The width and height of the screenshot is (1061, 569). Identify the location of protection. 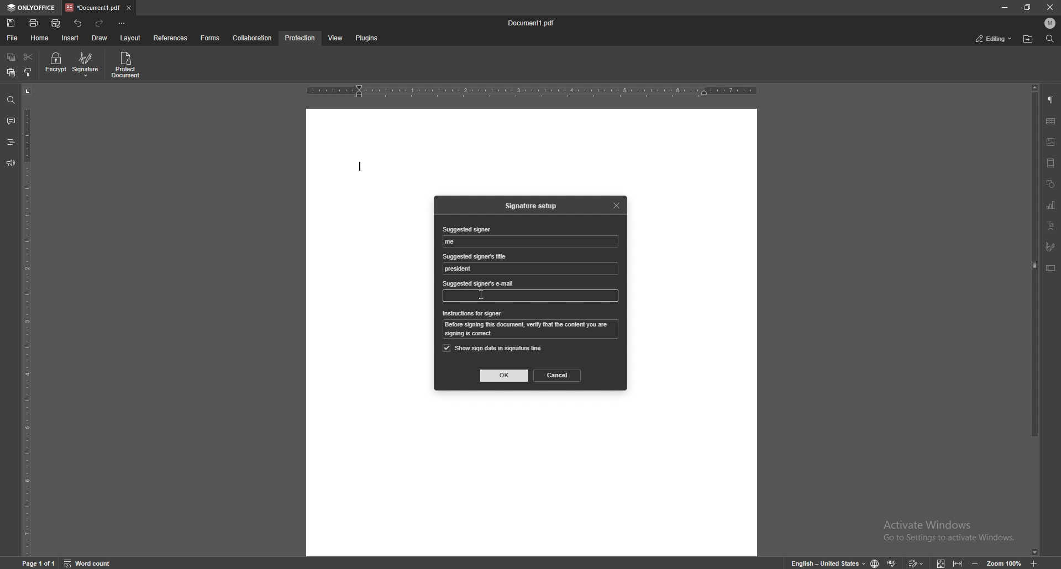
(301, 38).